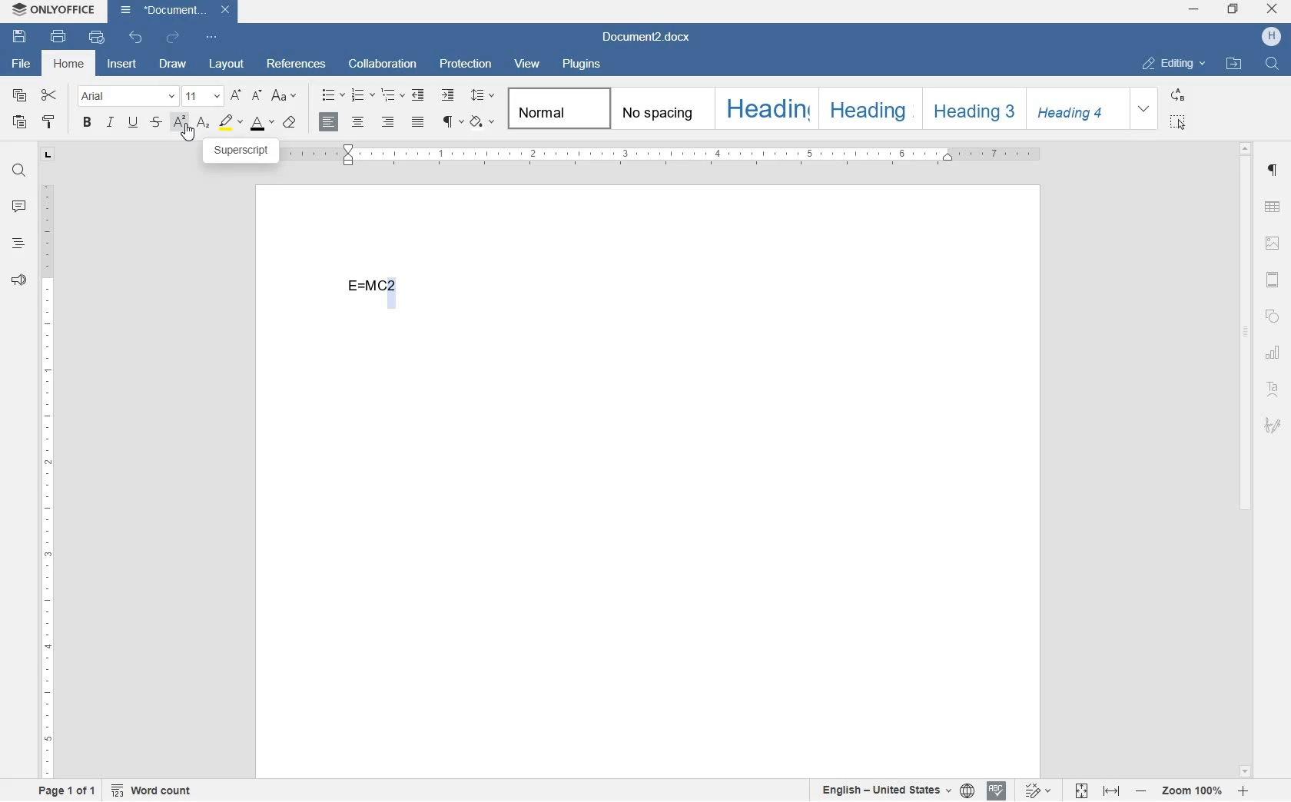  I want to click on layout, so click(225, 65).